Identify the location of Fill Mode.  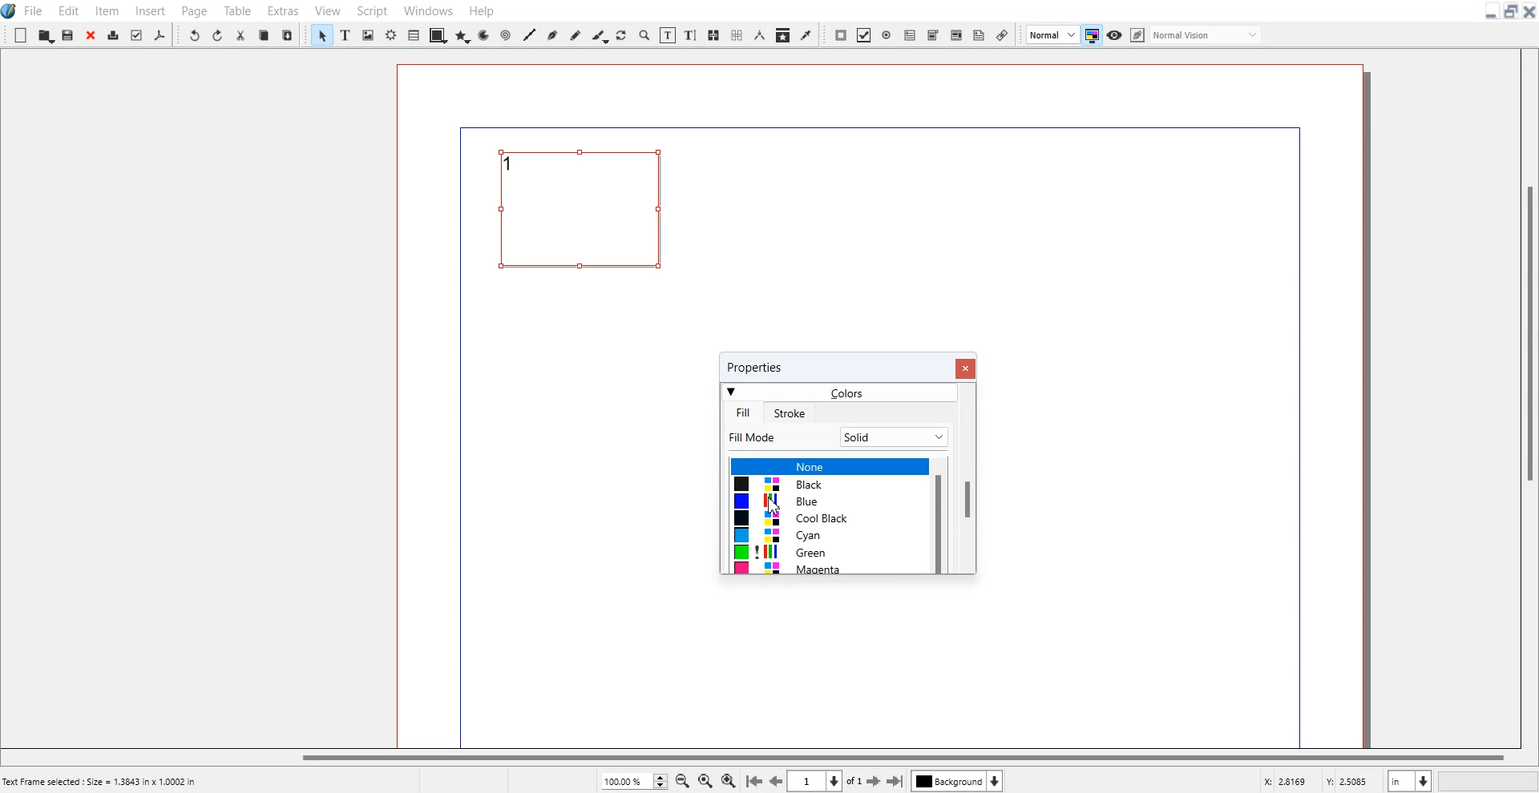
(838, 437).